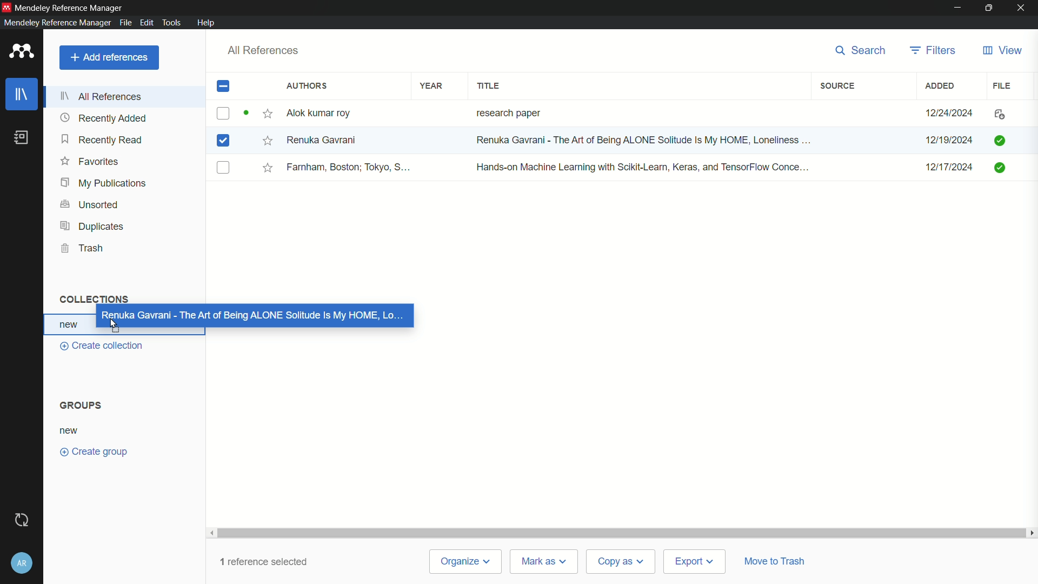 This screenshot has height=584, width=1038. I want to click on filters, so click(934, 50).